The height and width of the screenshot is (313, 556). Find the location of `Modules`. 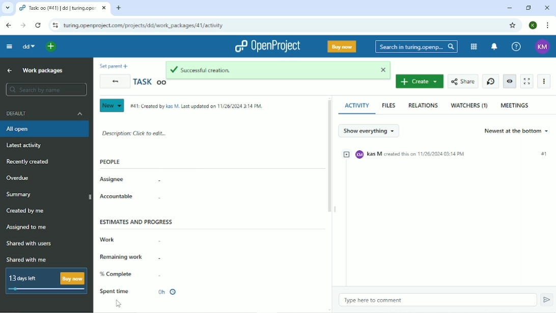

Modules is located at coordinates (473, 46).